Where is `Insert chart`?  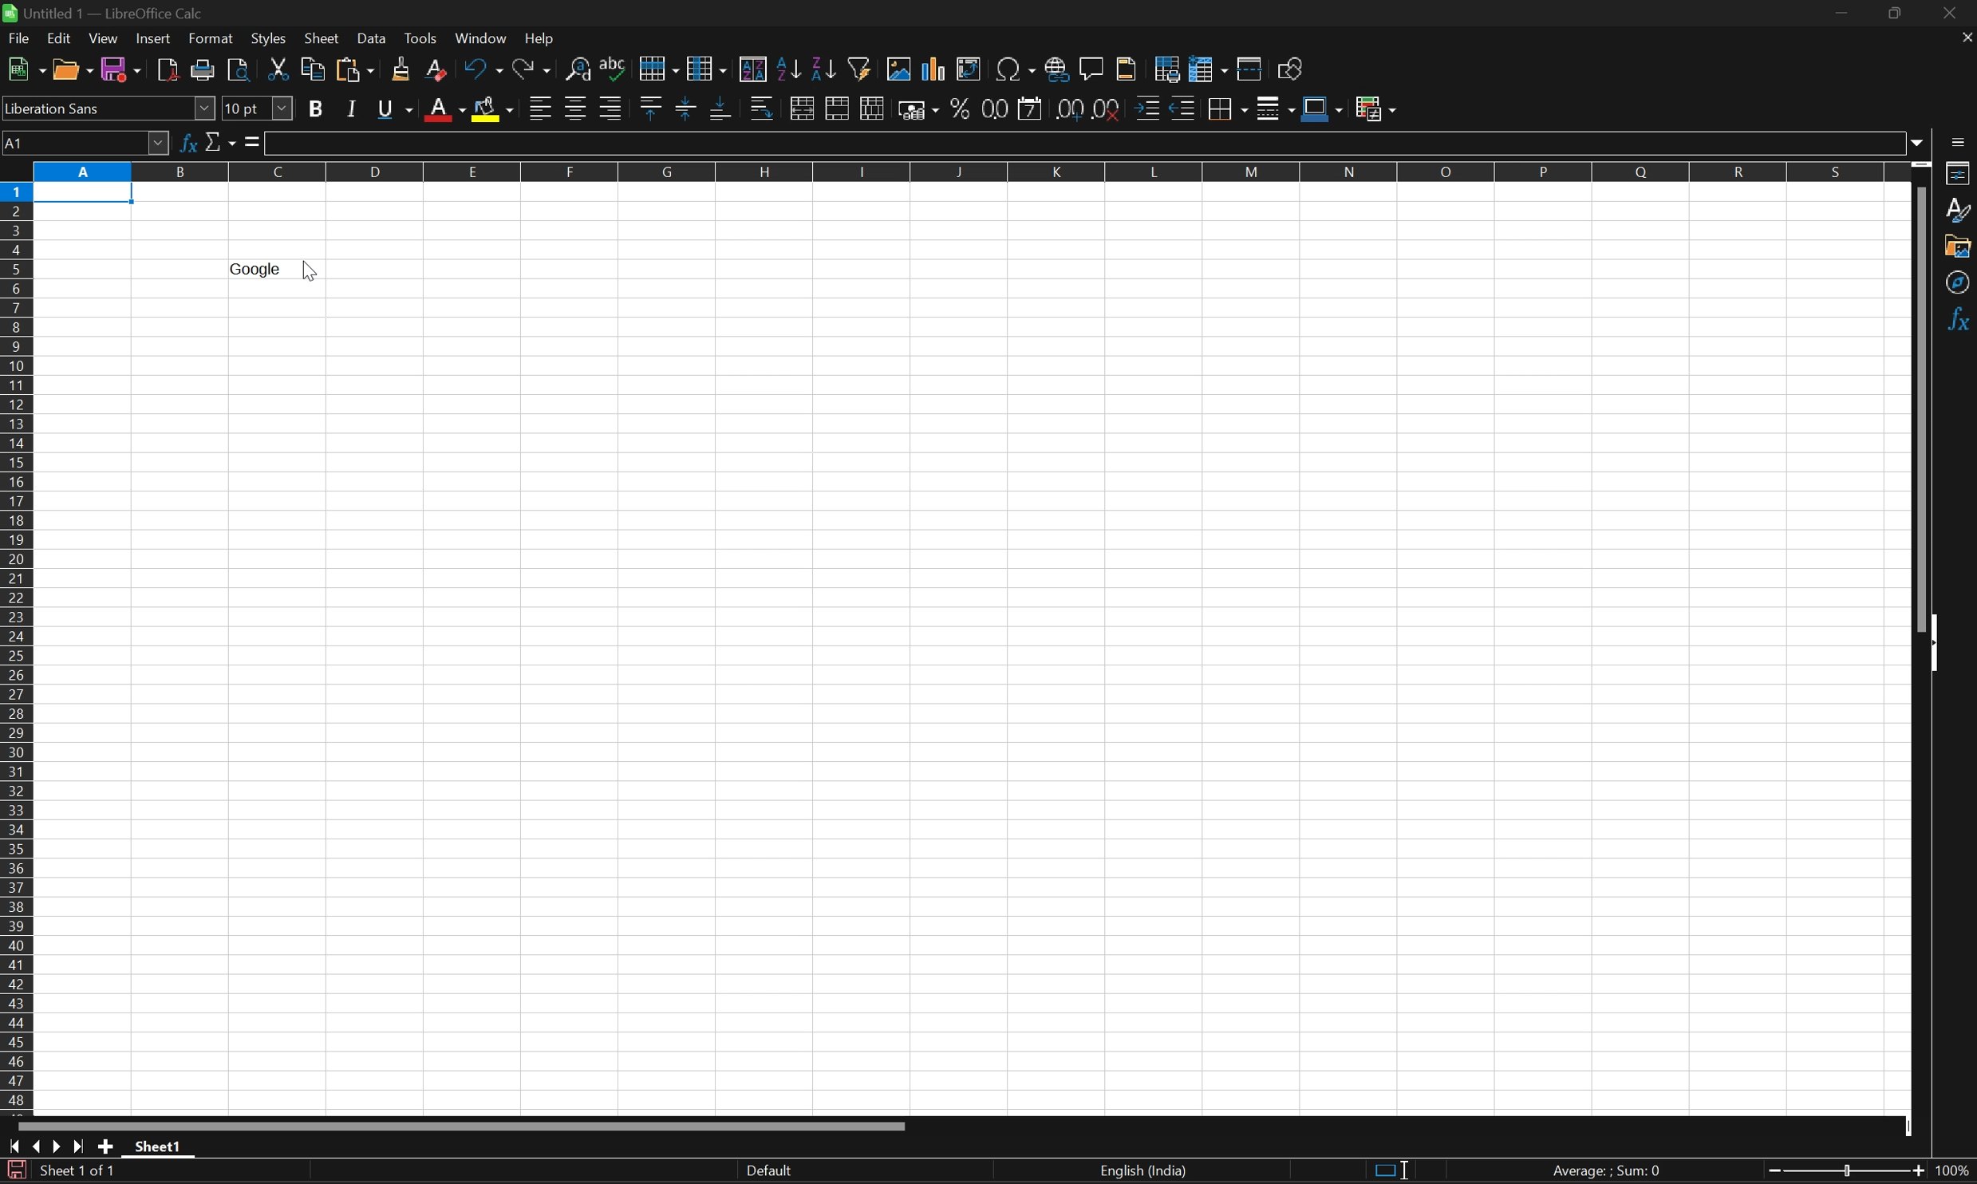 Insert chart is located at coordinates (932, 67).